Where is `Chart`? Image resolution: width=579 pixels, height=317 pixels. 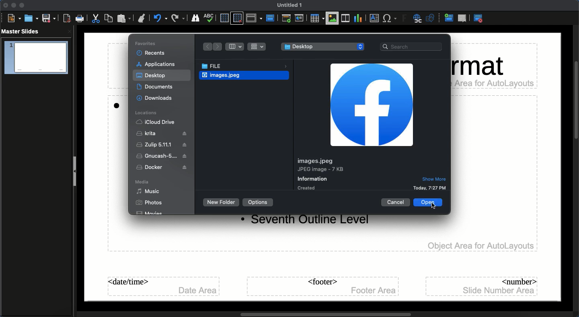 Chart is located at coordinates (357, 19).